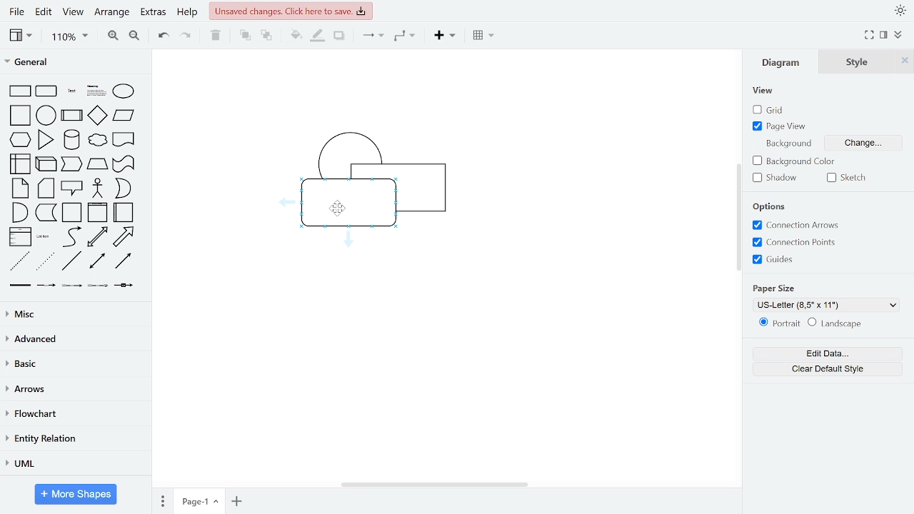  Describe the element at coordinates (780, 64) in the screenshot. I see `diagram` at that location.